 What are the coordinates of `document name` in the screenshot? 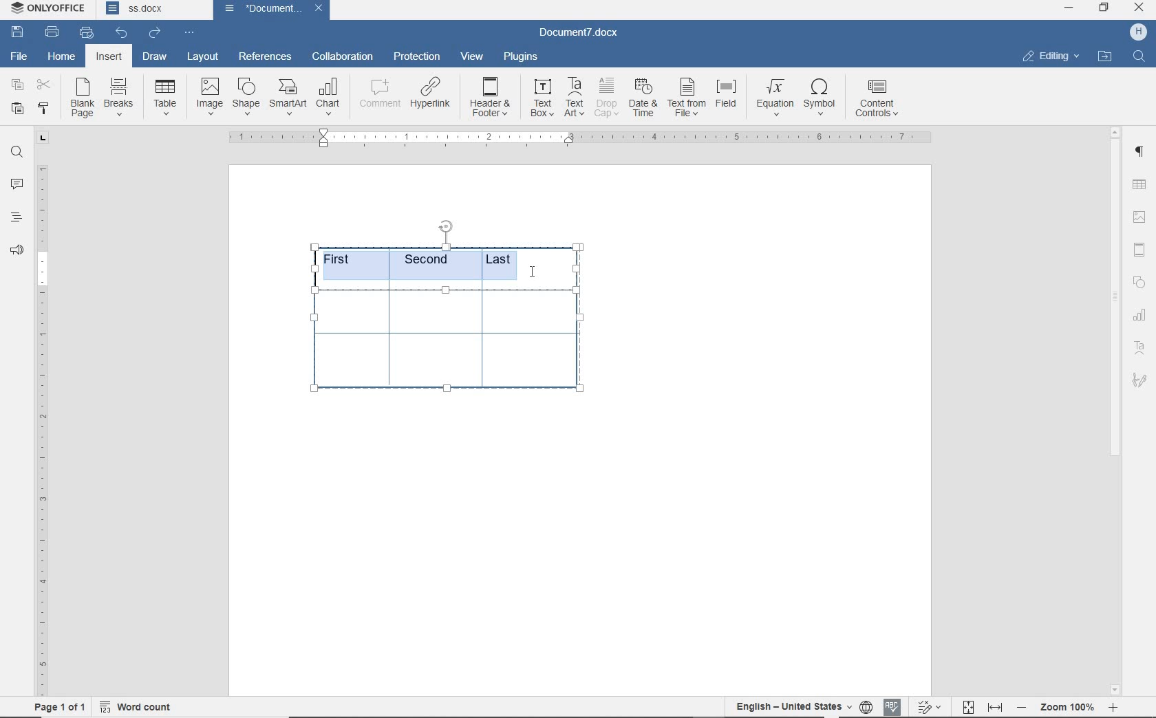 It's located at (584, 31).